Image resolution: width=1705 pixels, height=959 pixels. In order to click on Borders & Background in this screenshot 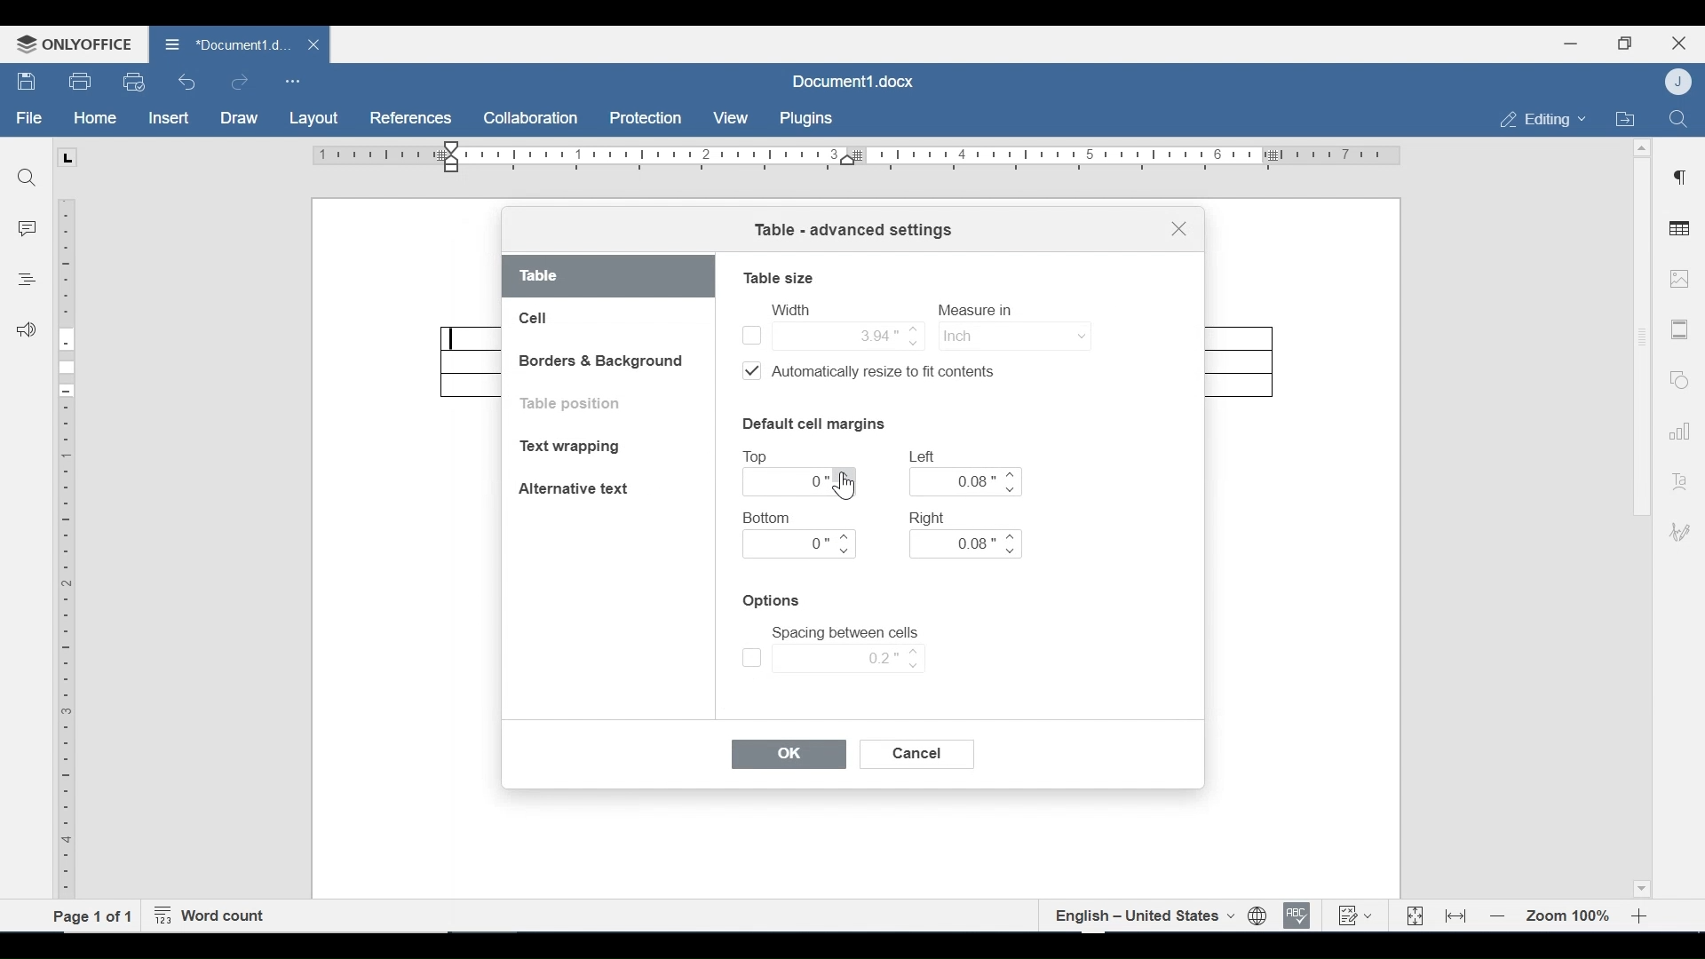, I will do `click(603, 362)`.